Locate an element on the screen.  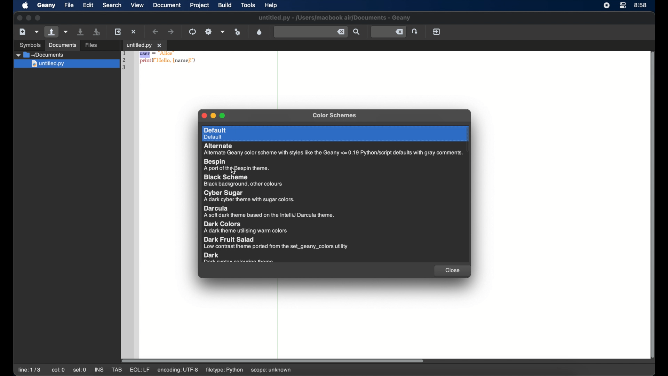
save the current file is located at coordinates (81, 32).